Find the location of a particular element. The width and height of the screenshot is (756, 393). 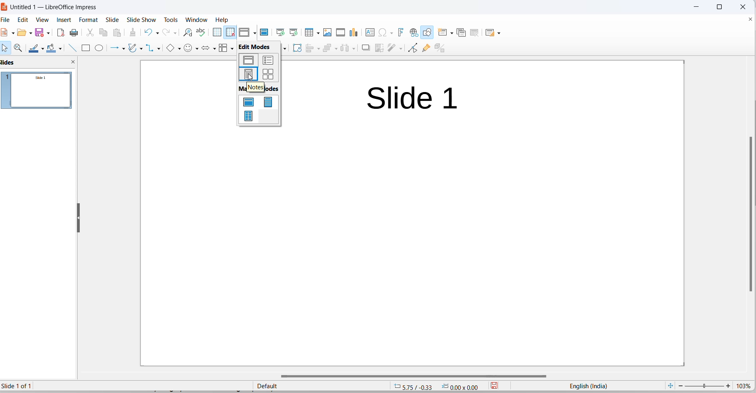

format is located at coordinates (90, 20).